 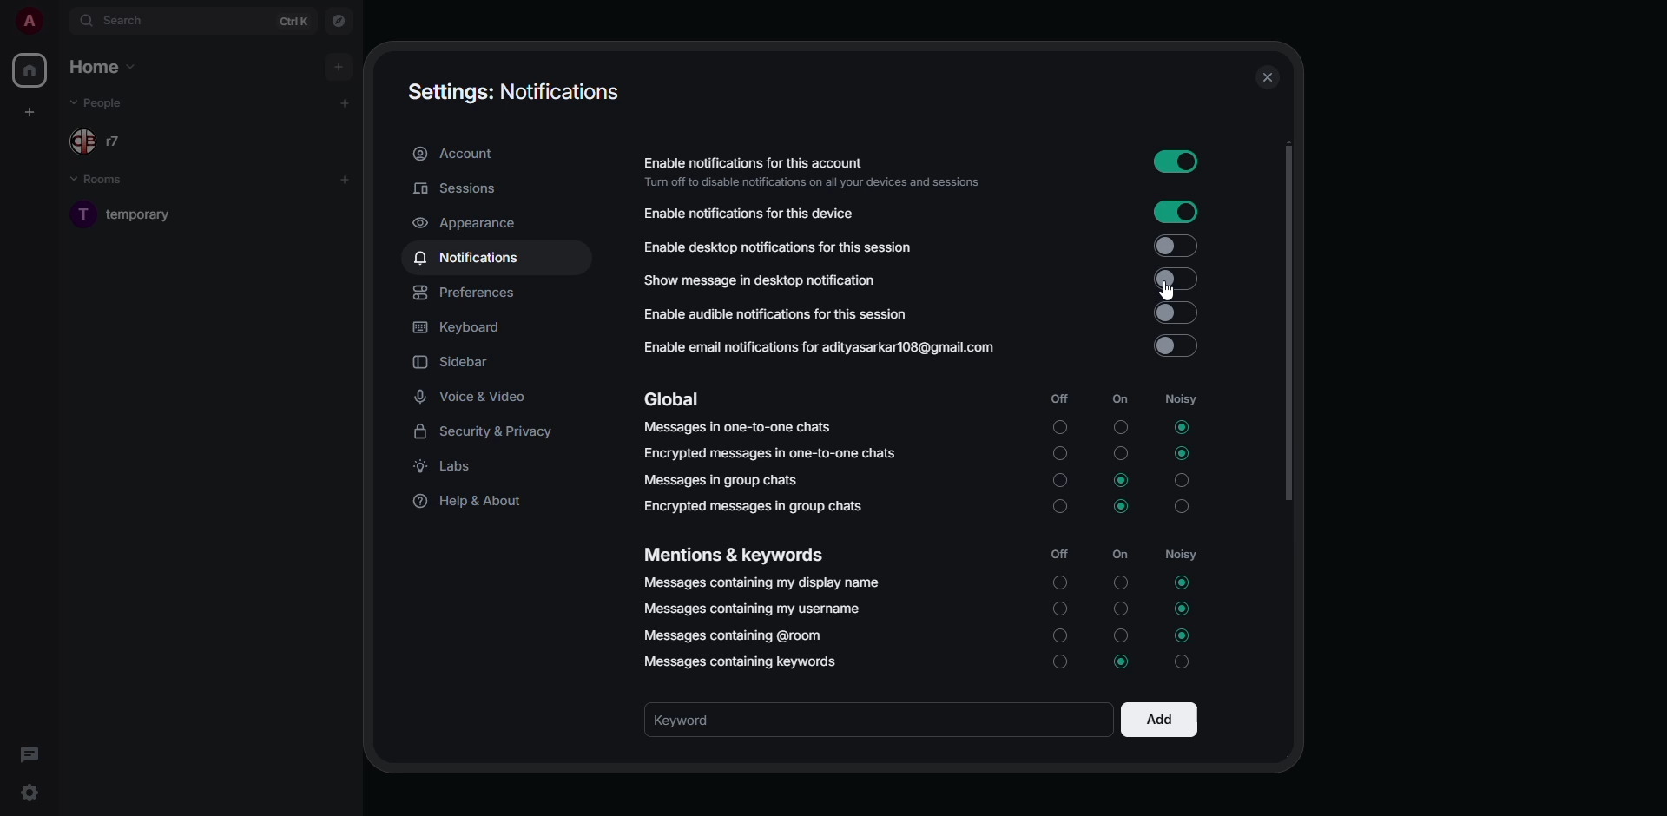 What do you see at coordinates (474, 501) in the screenshot?
I see `help & about` at bounding box center [474, 501].